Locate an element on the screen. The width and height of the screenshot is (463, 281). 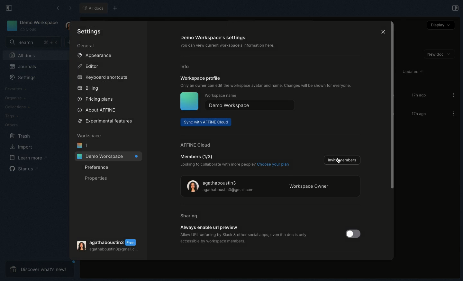
Updated is located at coordinates (412, 72).